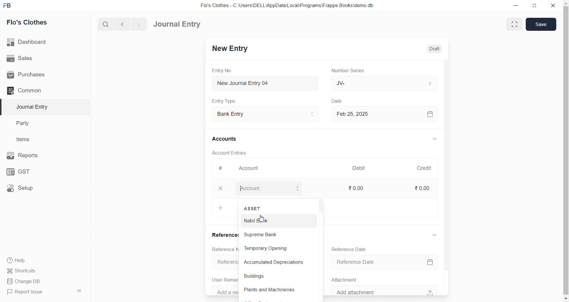  I want to click on Common, so click(40, 90).